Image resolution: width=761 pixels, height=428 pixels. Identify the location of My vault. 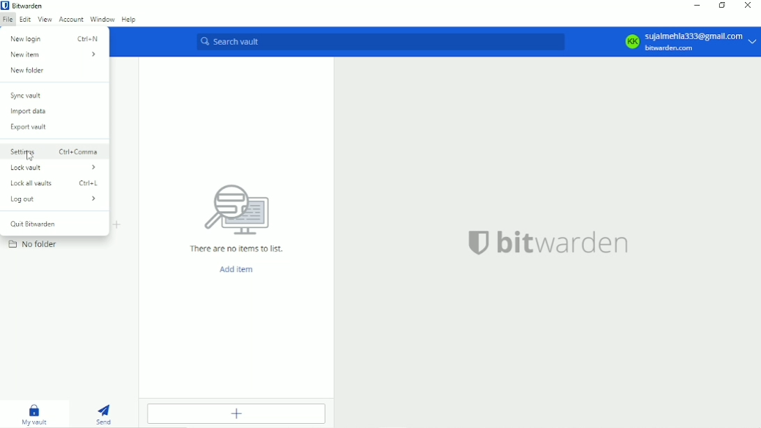
(33, 413).